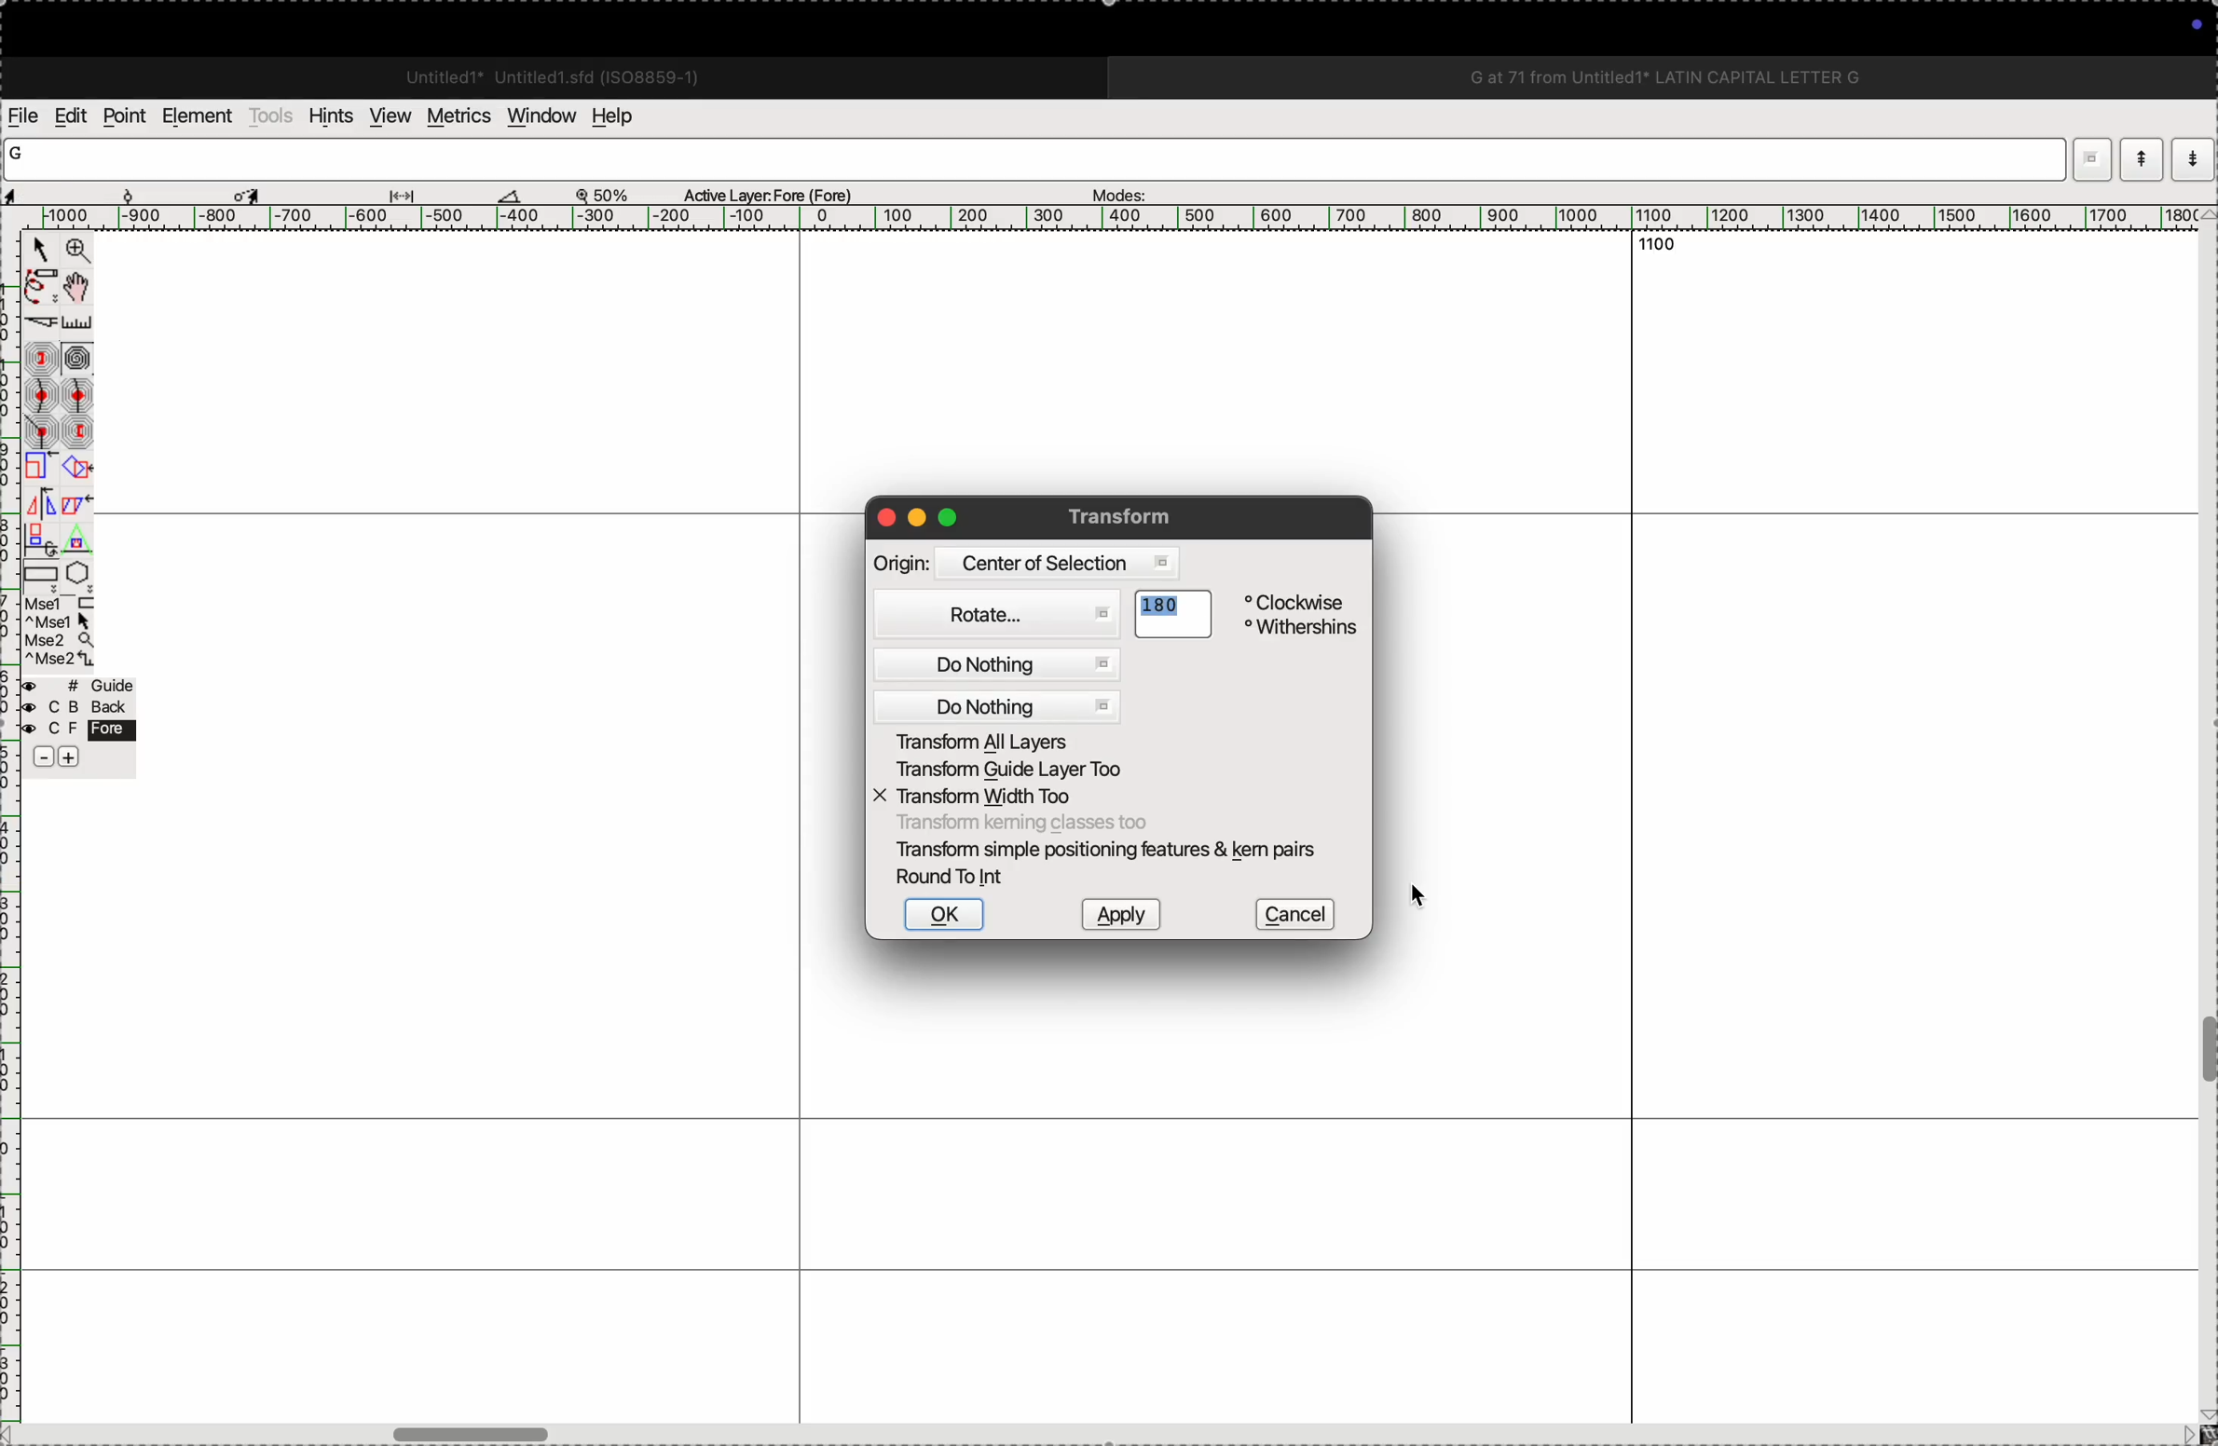 This screenshot has width=2218, height=1446. I want to click on Origin:, so click(903, 567).